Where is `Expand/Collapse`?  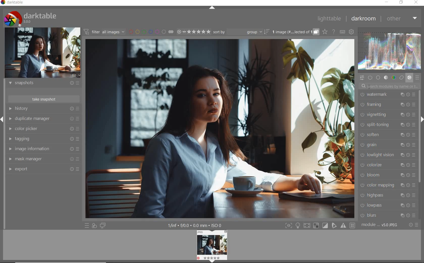 Expand/Collapse is located at coordinates (3, 119).